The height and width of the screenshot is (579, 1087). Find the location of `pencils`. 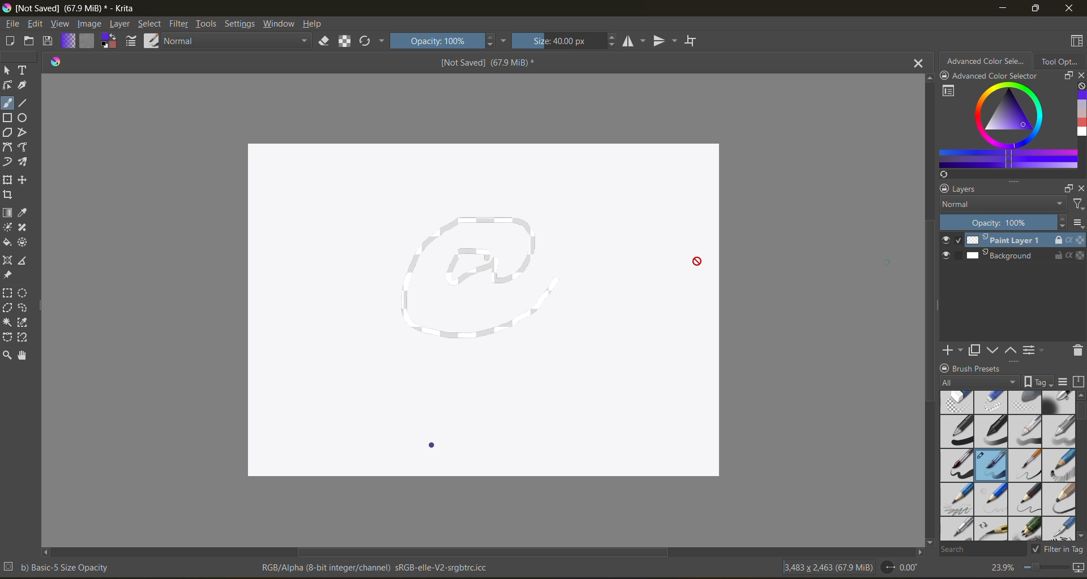

pencils is located at coordinates (1026, 529).